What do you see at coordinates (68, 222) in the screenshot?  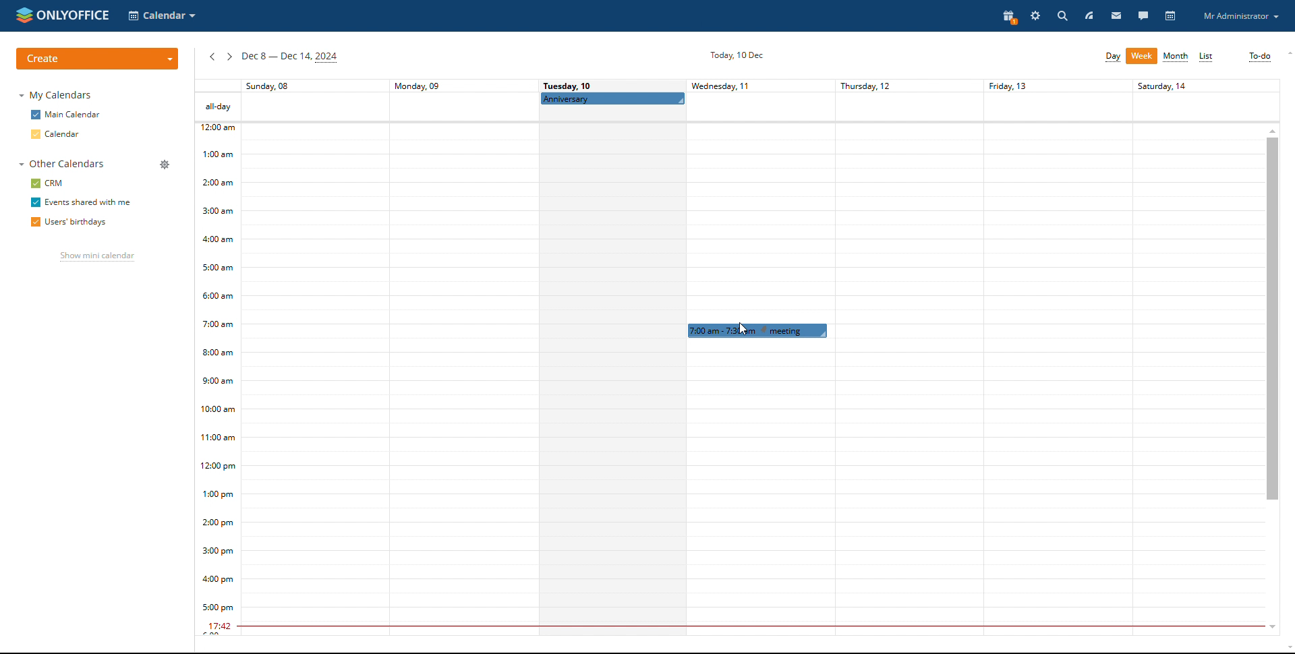 I see `users' birthdays` at bounding box center [68, 222].